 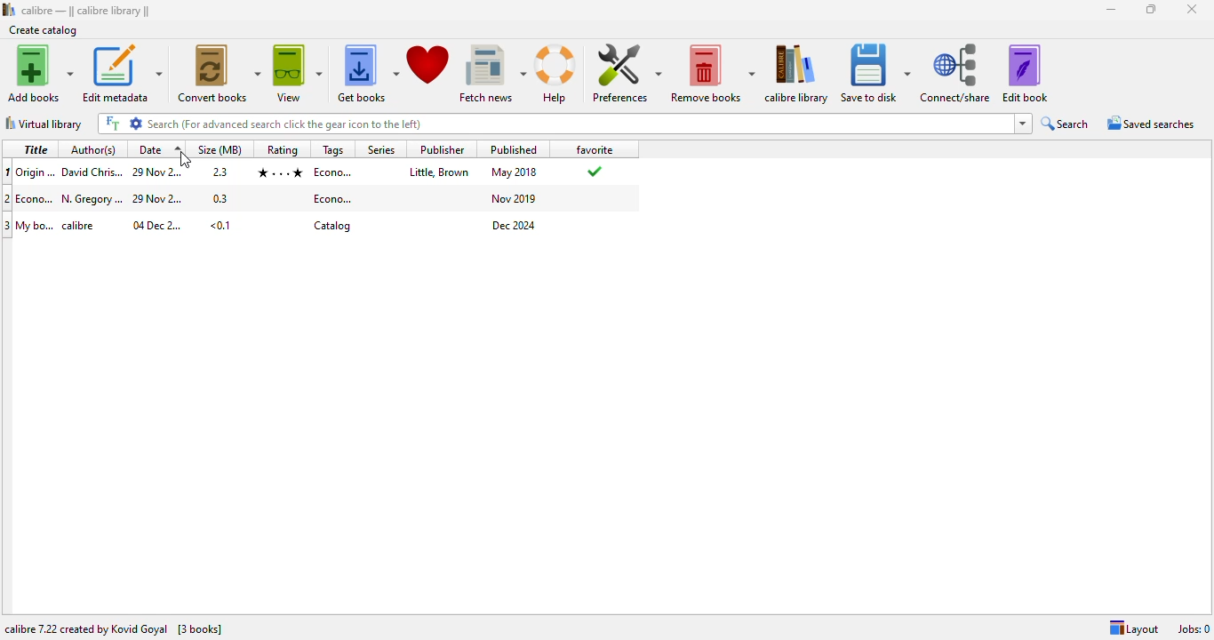 What do you see at coordinates (493, 74) in the screenshot?
I see `fetch news` at bounding box center [493, 74].